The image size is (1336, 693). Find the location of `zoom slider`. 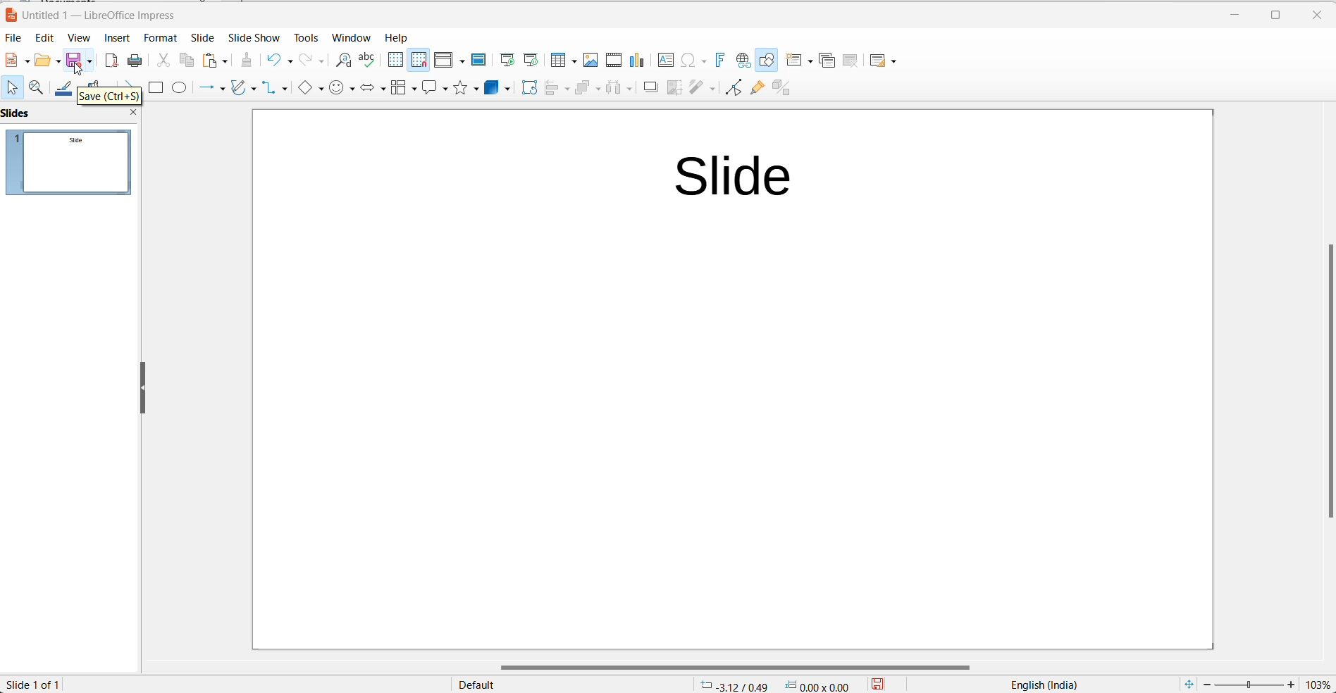

zoom slider is located at coordinates (1249, 685).